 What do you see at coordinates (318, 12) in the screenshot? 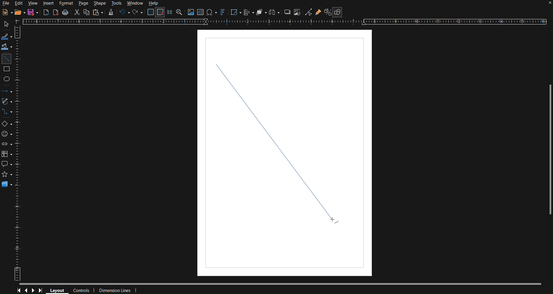
I see `Show Gluepoint Functions` at bounding box center [318, 12].